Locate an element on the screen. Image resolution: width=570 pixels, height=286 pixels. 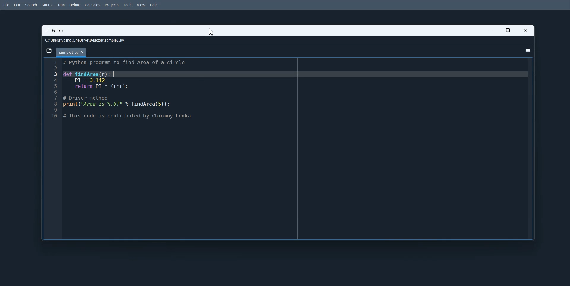
Editor is located at coordinates (59, 31).